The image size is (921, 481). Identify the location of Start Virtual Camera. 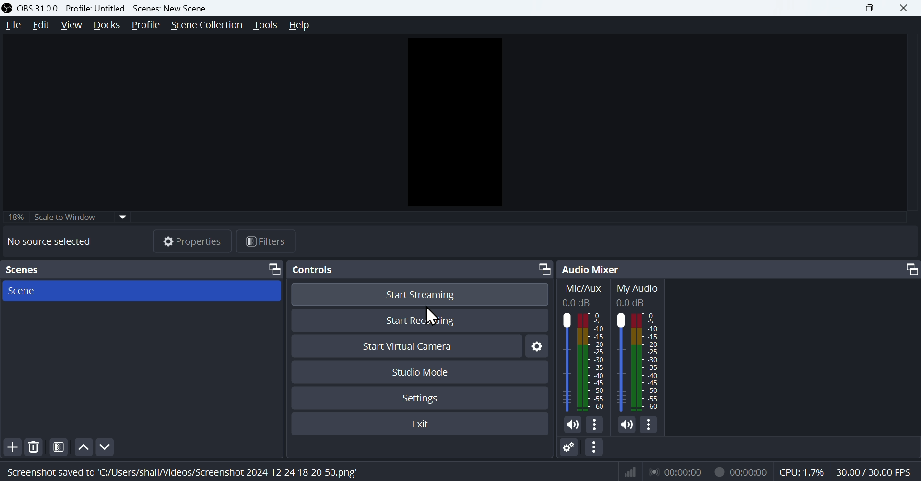
(408, 344).